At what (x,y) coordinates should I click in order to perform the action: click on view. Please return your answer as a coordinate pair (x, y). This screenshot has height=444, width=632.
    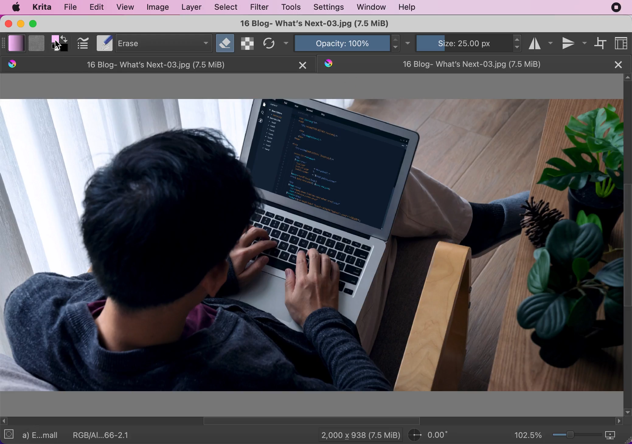
    Looking at the image, I should click on (126, 7).